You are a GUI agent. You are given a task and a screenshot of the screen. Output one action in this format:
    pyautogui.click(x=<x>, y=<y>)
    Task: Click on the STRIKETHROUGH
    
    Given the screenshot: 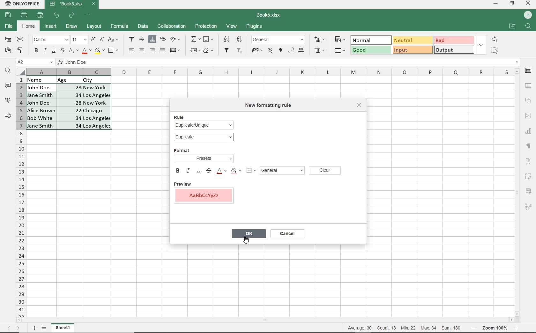 What is the action you would take?
    pyautogui.click(x=62, y=50)
    